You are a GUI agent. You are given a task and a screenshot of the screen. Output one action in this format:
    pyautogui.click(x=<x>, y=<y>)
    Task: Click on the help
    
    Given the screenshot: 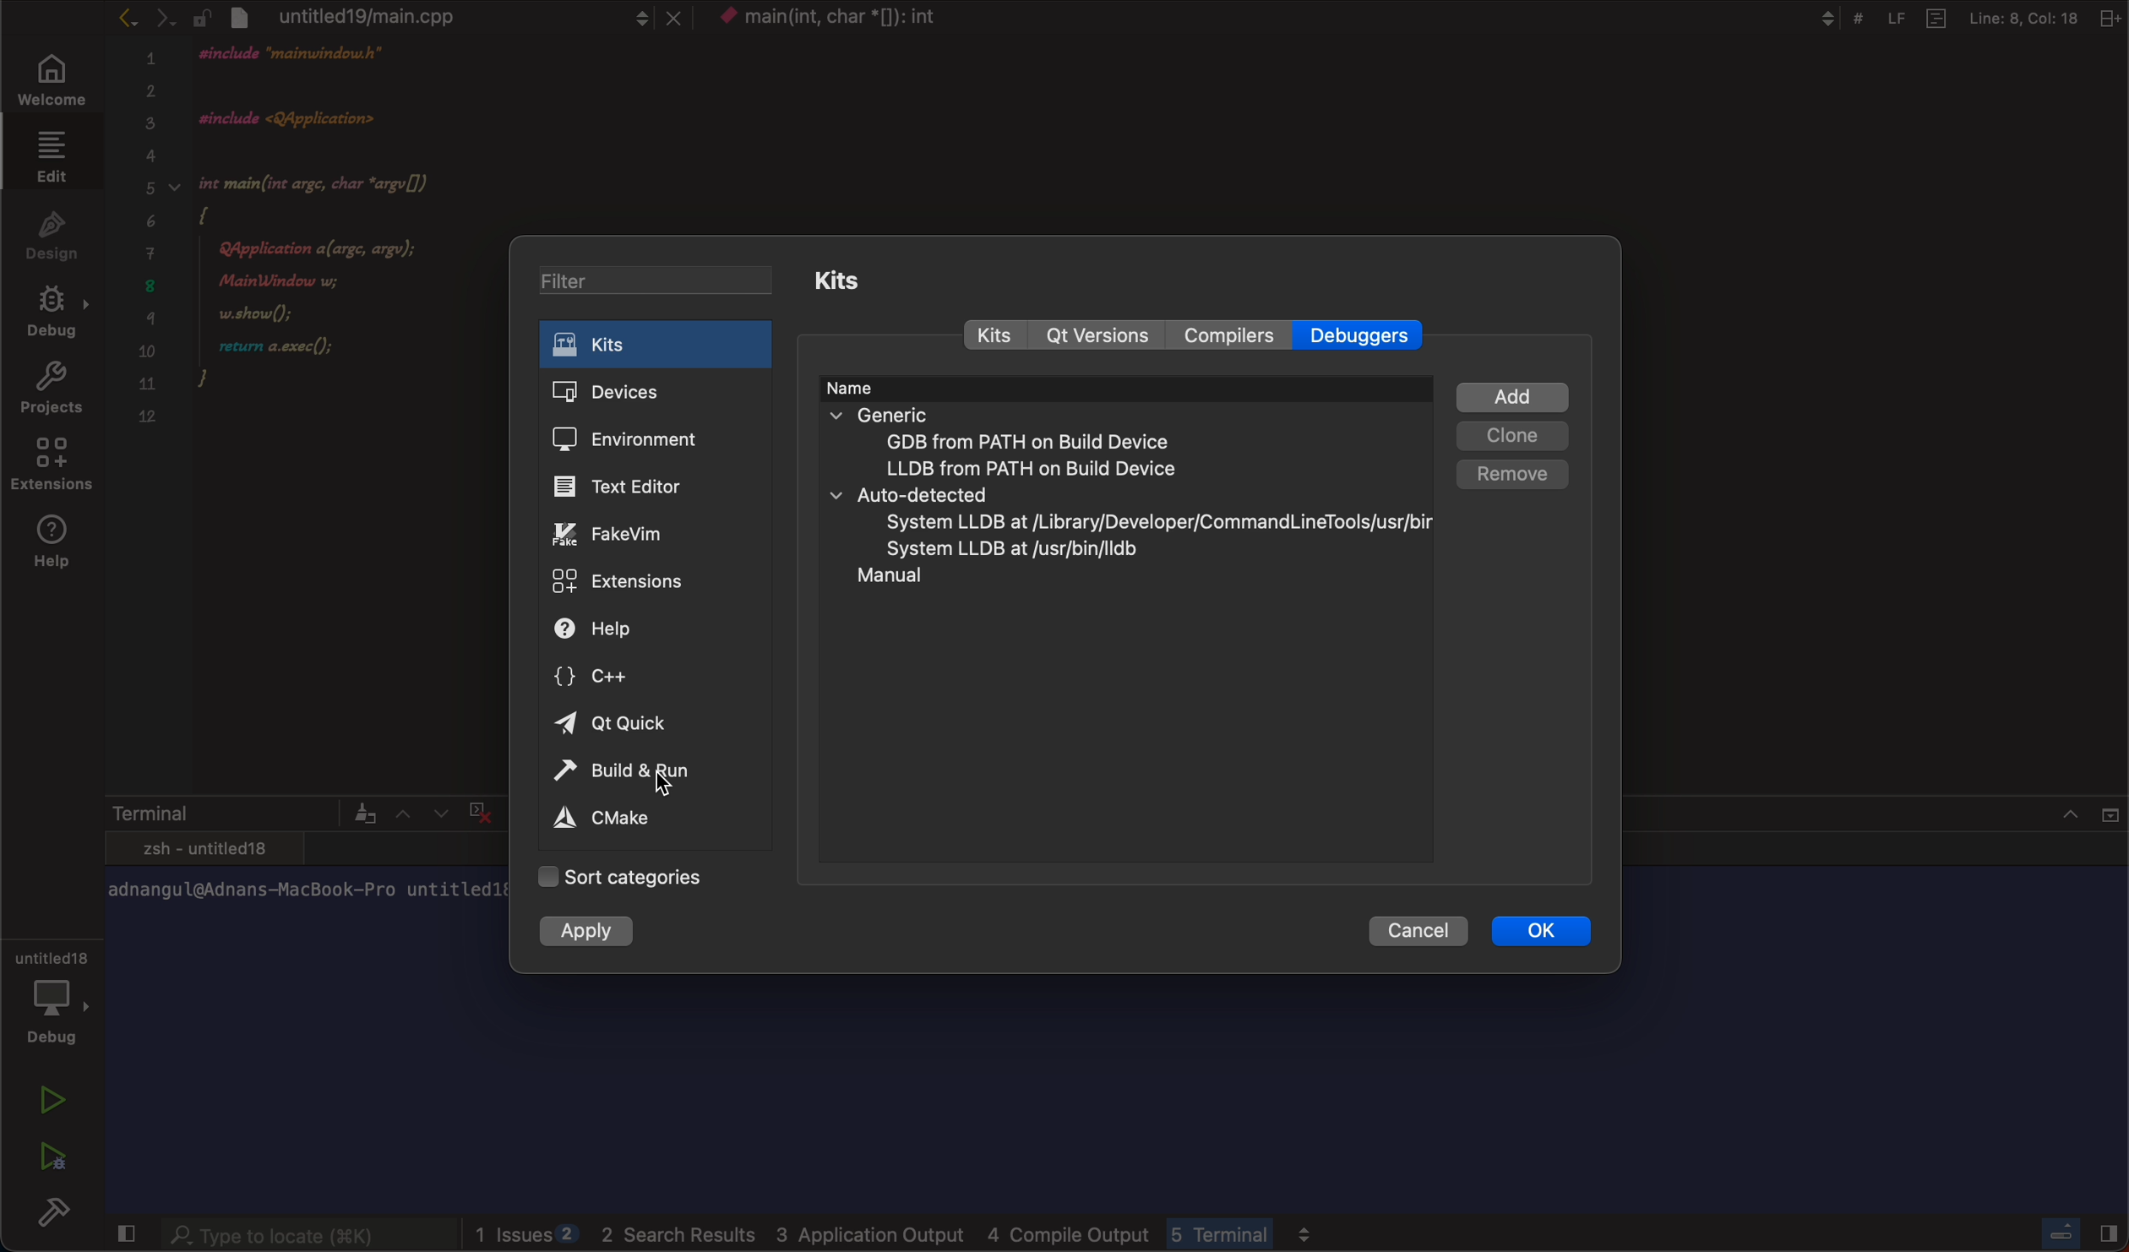 What is the action you would take?
    pyautogui.click(x=610, y=629)
    